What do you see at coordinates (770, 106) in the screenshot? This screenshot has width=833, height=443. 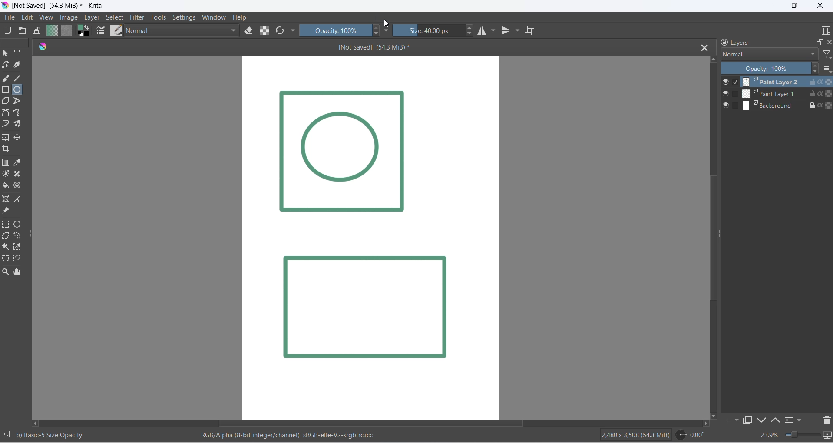 I see `paint layer 2` at bounding box center [770, 106].